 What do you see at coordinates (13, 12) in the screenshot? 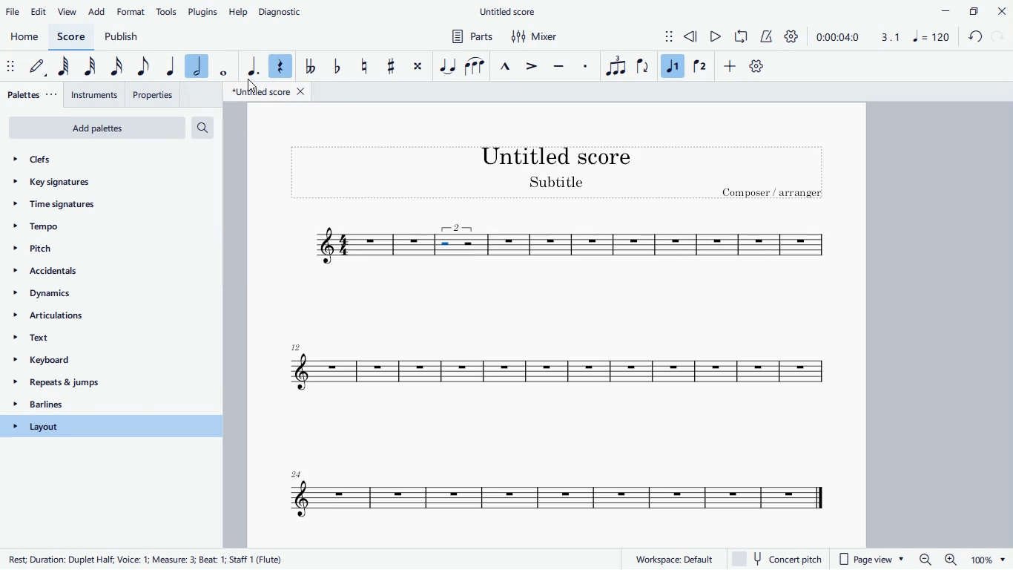
I see `file` at bounding box center [13, 12].